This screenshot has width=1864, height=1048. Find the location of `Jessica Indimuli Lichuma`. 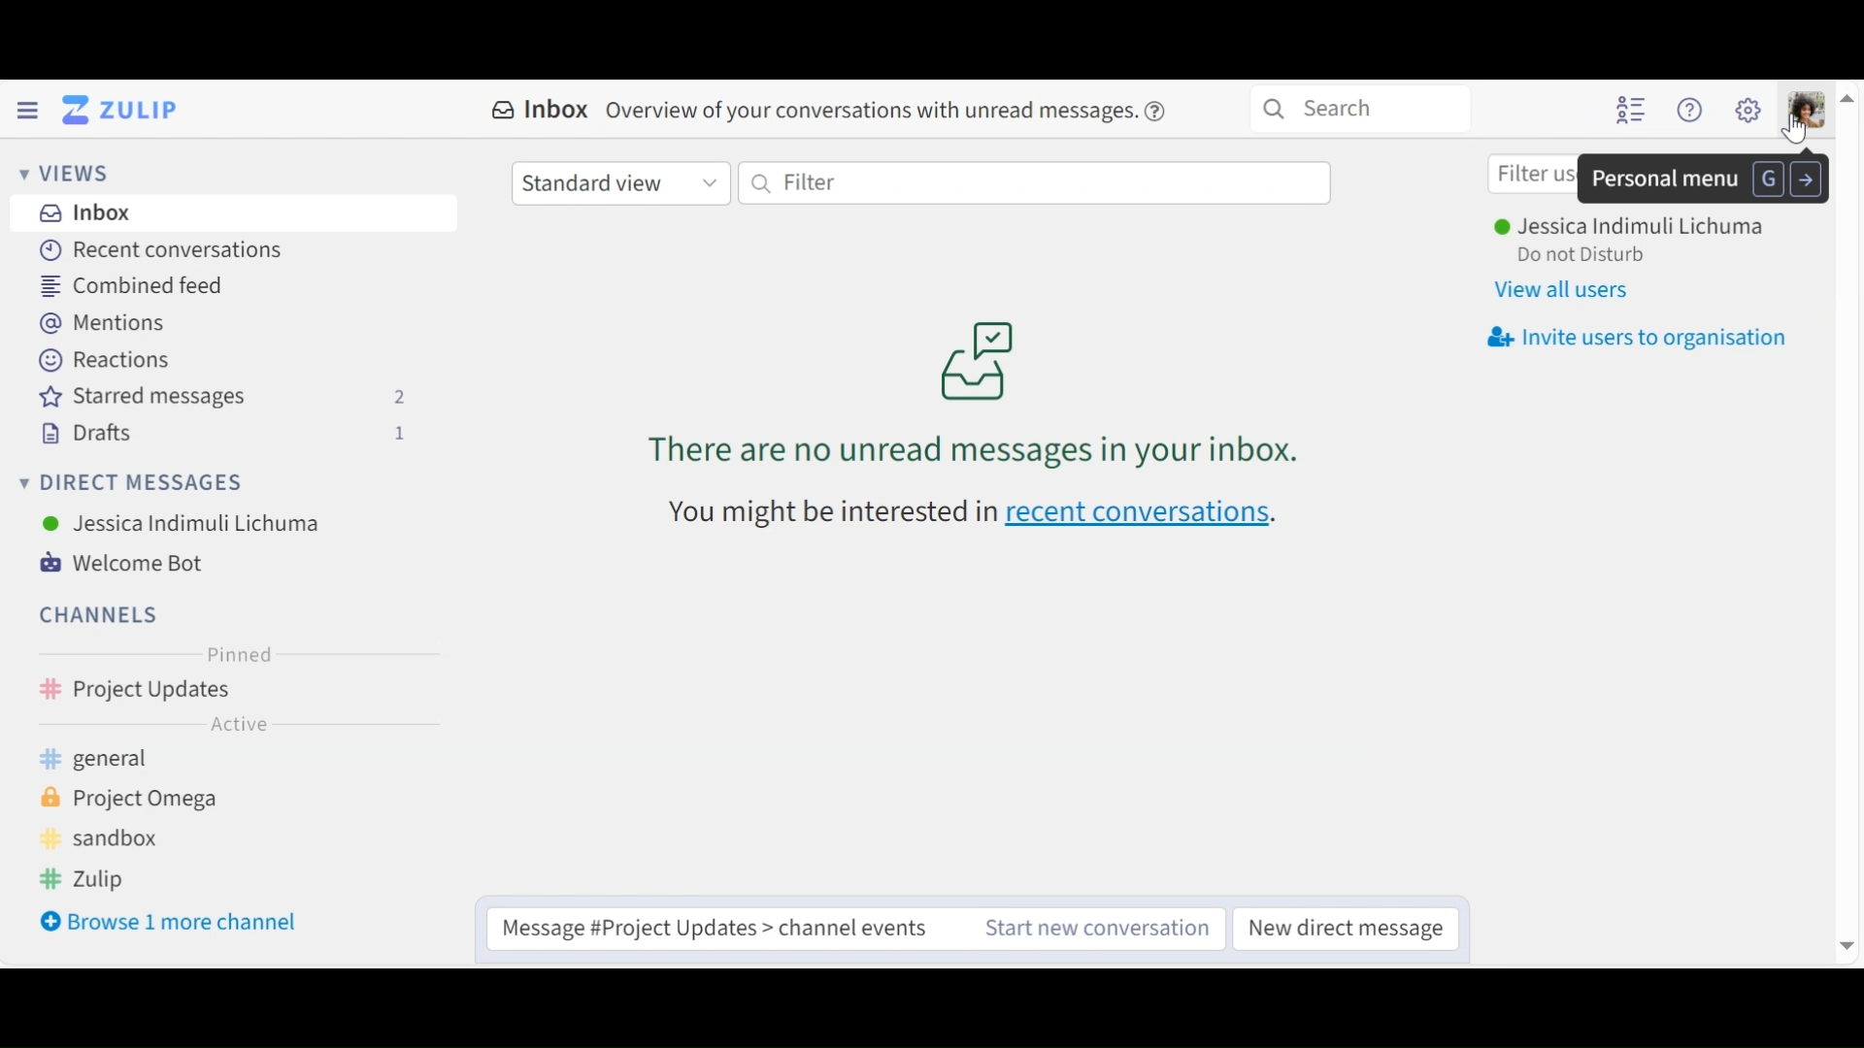

Jessica Indimuli Lichuma is located at coordinates (183, 523).